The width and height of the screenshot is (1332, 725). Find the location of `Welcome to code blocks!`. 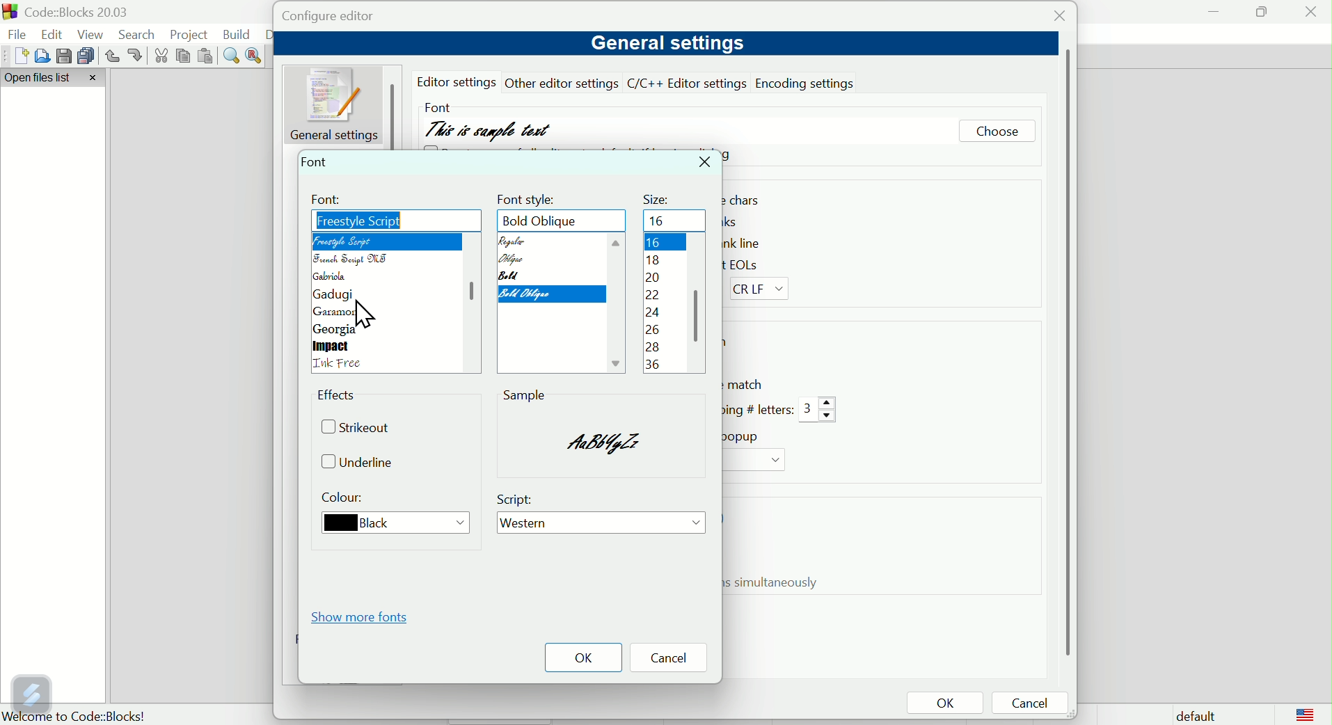

Welcome to code blocks! is located at coordinates (86, 715).